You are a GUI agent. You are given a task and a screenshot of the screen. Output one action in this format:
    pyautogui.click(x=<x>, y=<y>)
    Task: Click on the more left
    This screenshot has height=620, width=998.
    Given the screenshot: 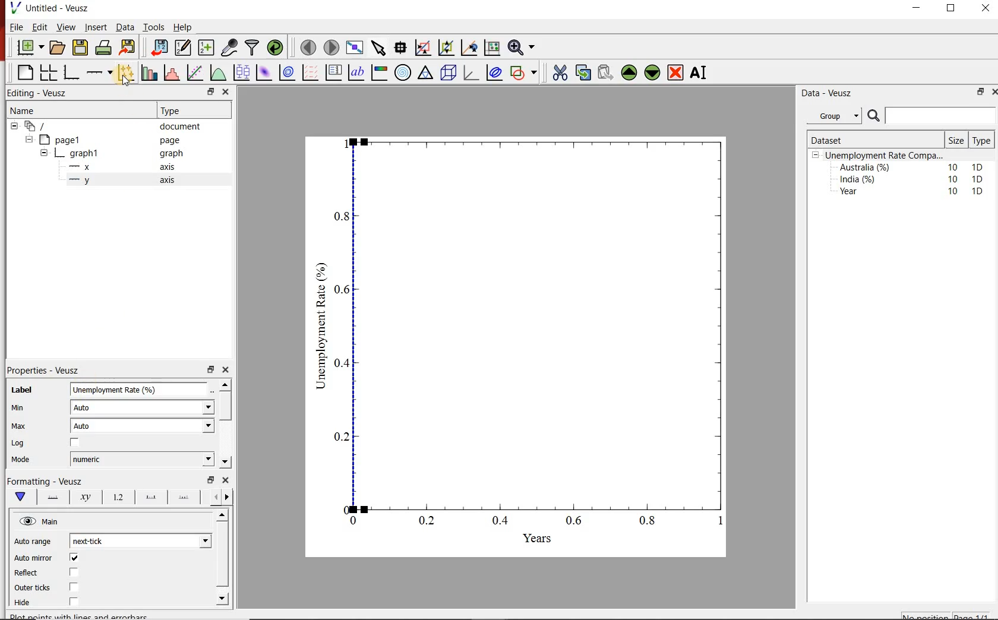 What is the action you would take?
    pyautogui.click(x=213, y=496)
    